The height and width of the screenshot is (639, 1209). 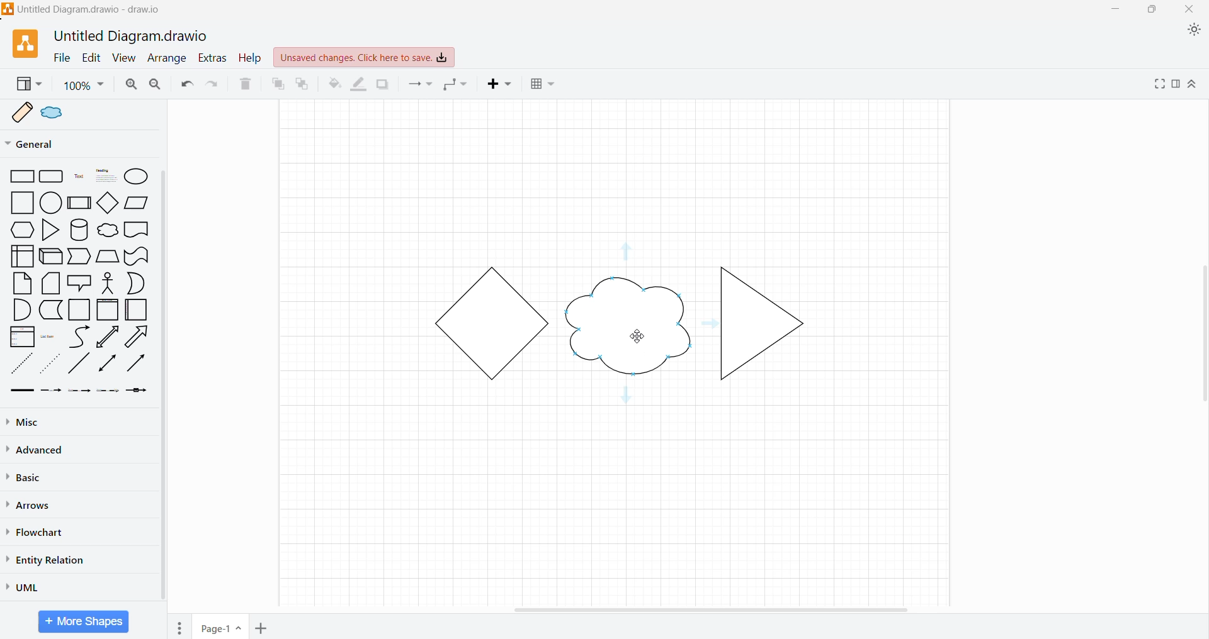 I want to click on Untitled Diagram.drawio, so click(x=130, y=34).